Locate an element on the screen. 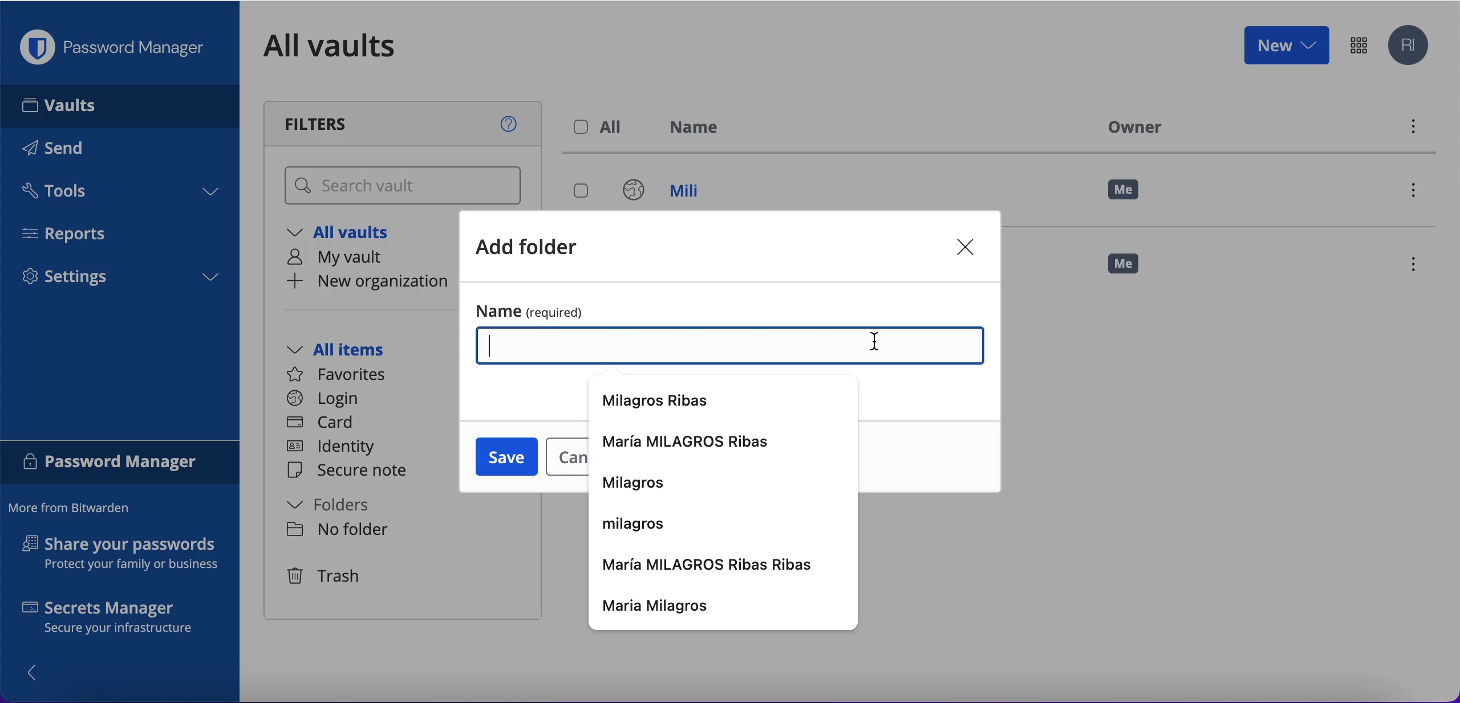  save is located at coordinates (504, 457).